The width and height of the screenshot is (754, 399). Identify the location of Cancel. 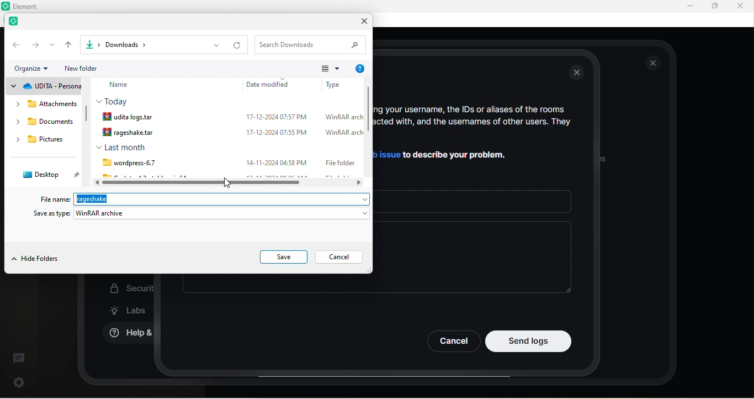
(453, 341).